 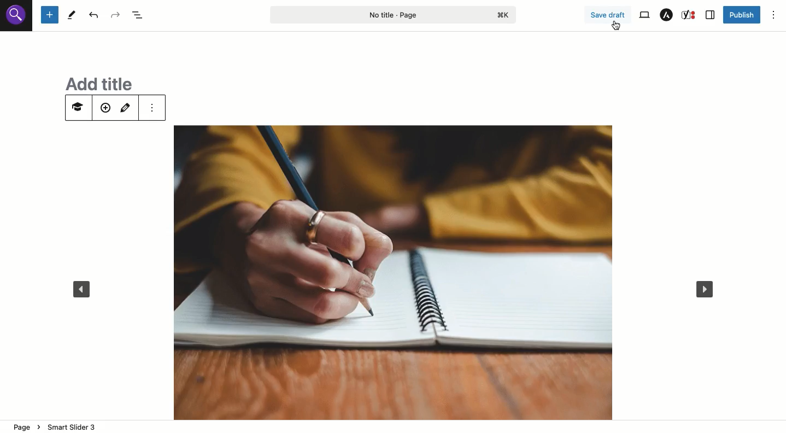 What do you see at coordinates (81, 290) in the screenshot?
I see `previous` at bounding box center [81, 290].